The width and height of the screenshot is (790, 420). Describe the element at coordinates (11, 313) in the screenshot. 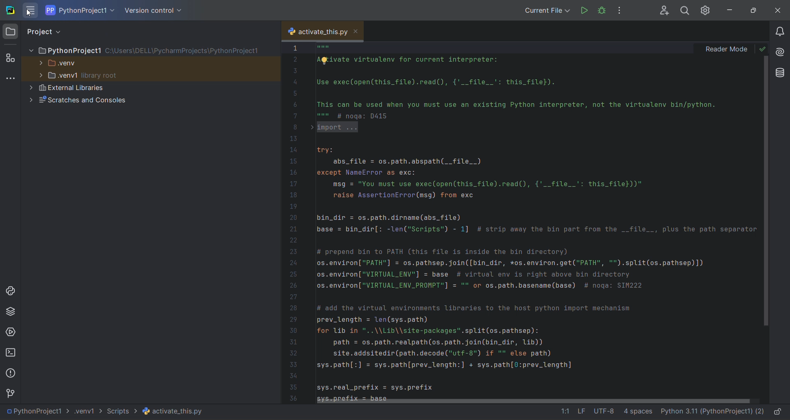

I see `python package` at that location.